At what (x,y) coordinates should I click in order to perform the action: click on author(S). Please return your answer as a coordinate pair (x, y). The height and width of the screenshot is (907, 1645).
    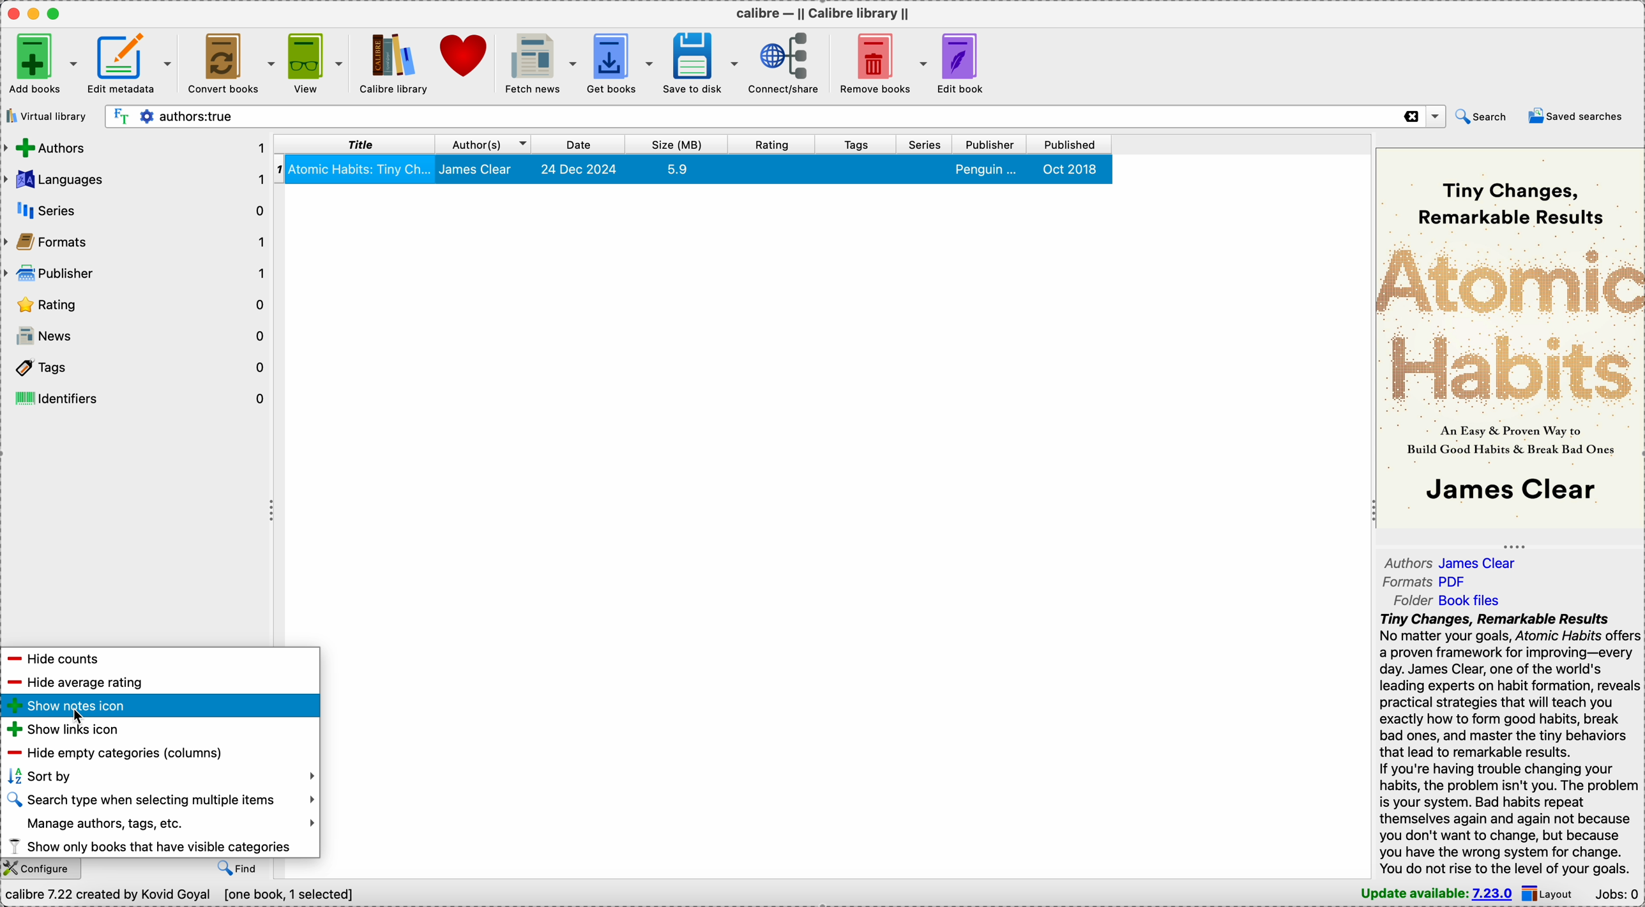
    Looking at the image, I should click on (482, 144).